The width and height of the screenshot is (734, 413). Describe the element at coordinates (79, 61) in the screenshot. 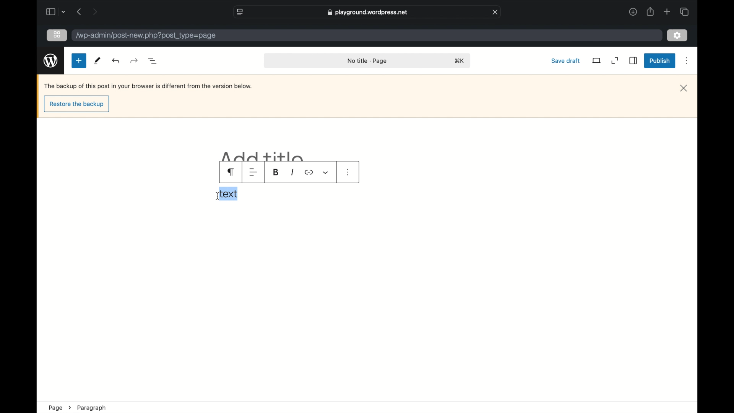

I see `new` at that location.